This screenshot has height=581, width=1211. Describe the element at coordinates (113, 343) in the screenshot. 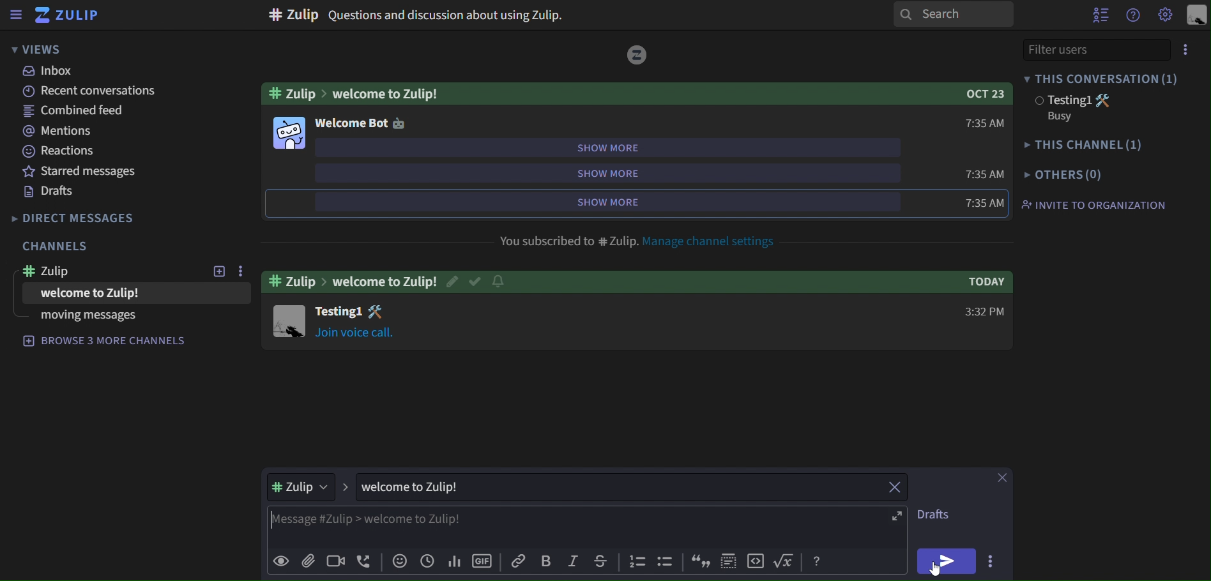

I see `browse 3 more channels` at that location.